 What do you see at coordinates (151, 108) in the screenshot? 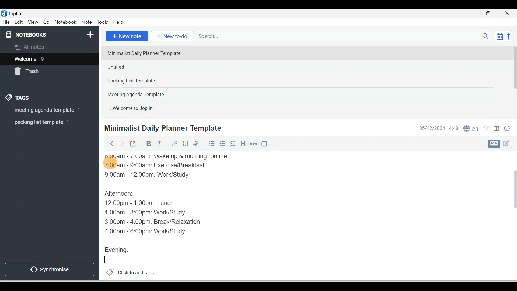
I see `Note 5` at bounding box center [151, 108].